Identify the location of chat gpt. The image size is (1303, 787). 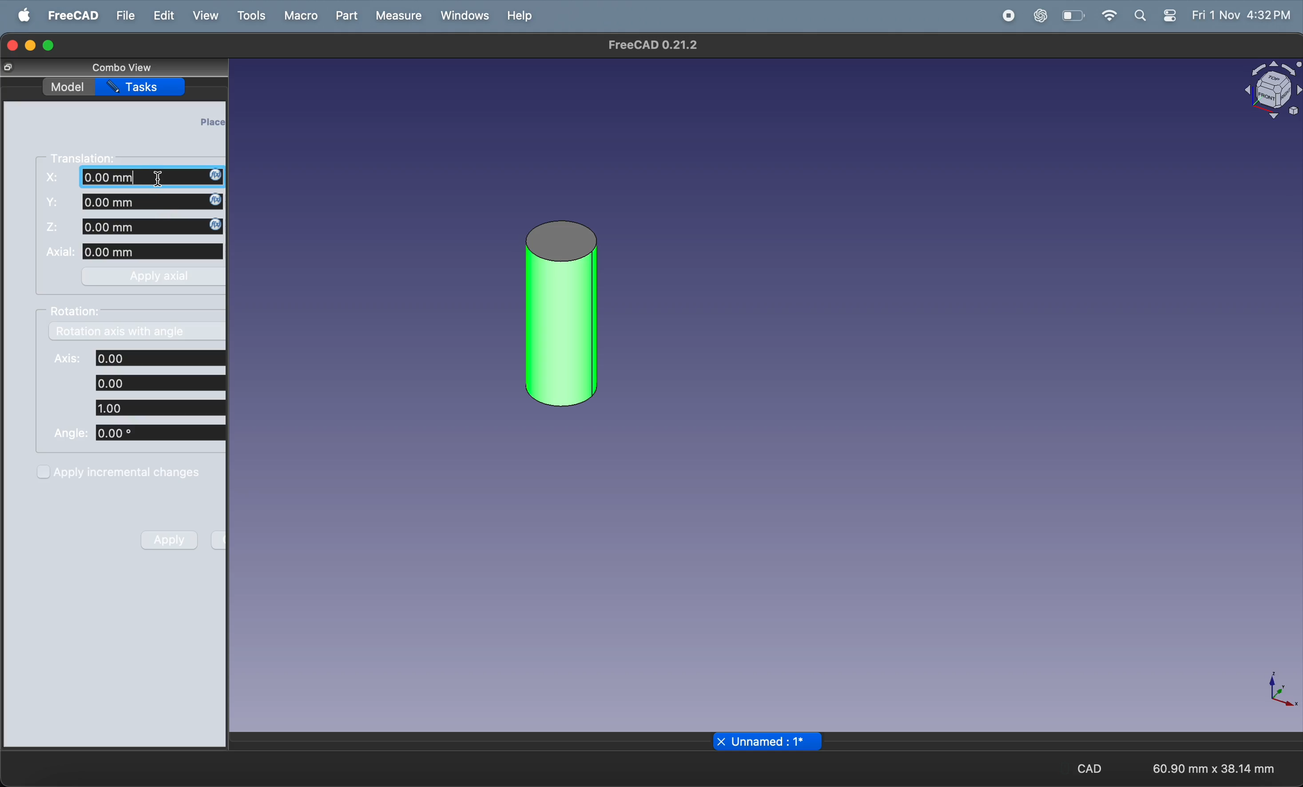
(1038, 16).